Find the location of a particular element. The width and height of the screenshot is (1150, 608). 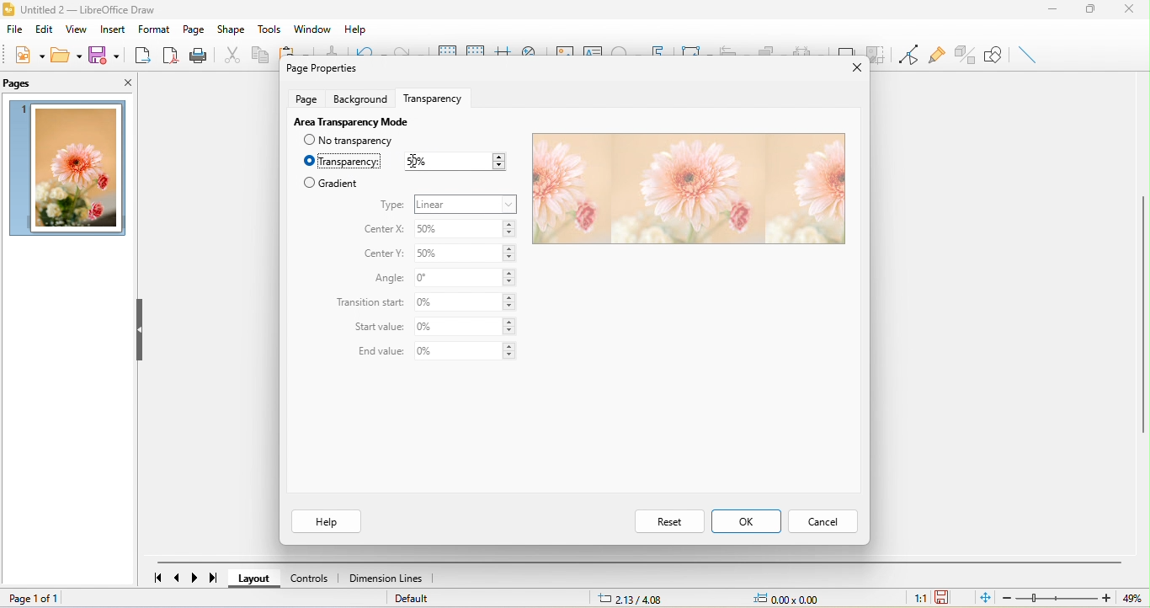

zoom is located at coordinates (1070, 598).